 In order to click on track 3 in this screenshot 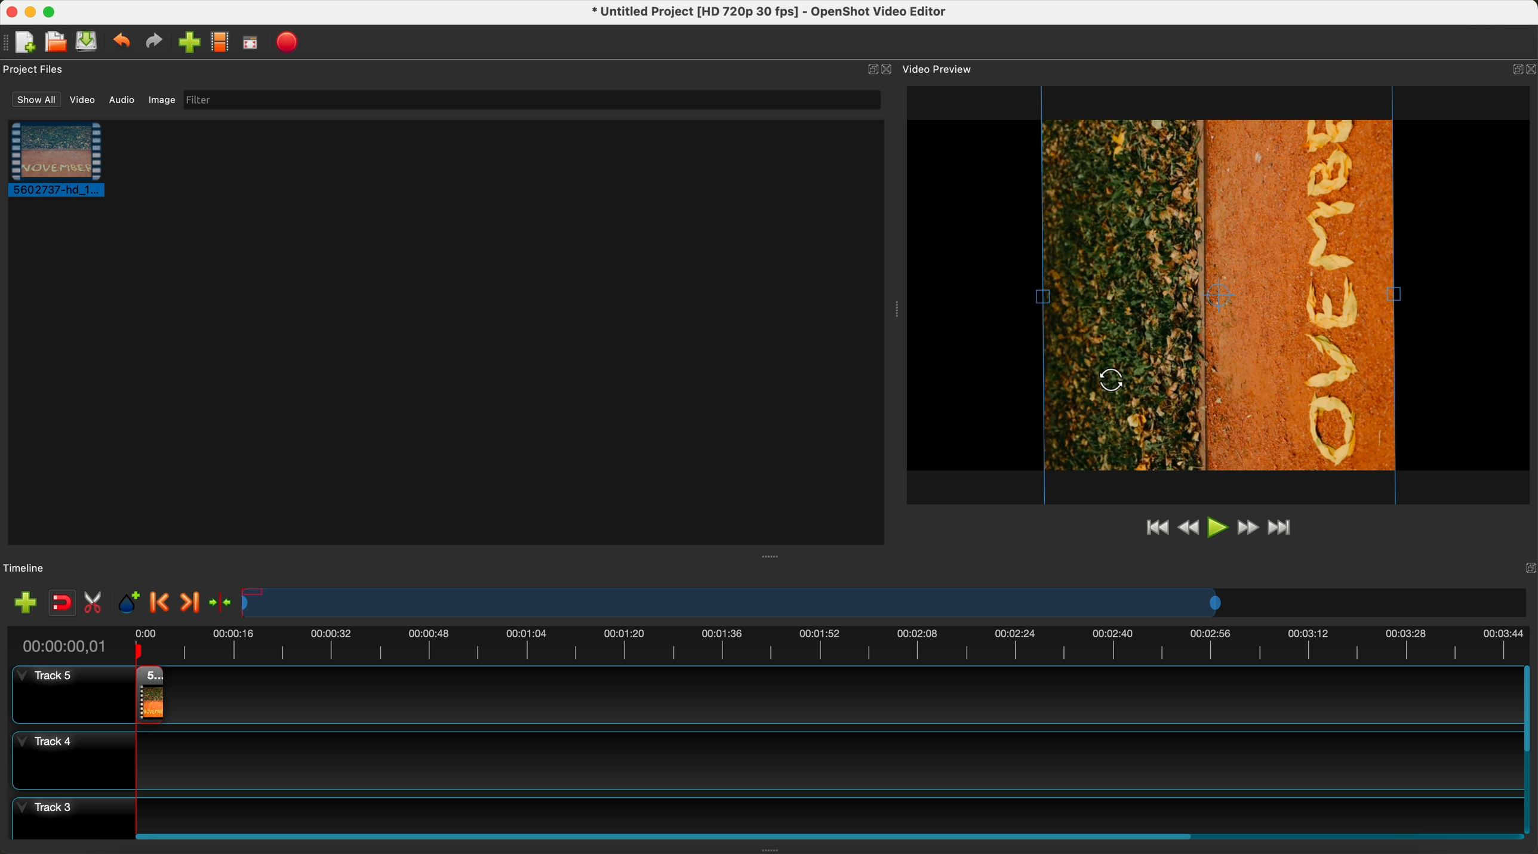, I will do `click(762, 812)`.